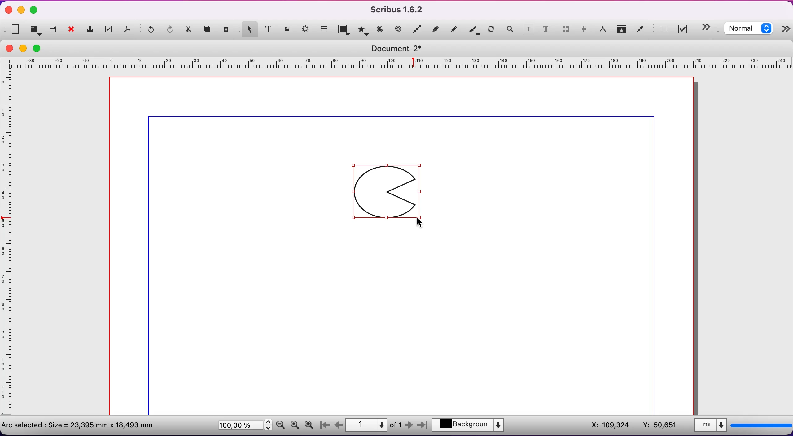 The width and height of the screenshot is (793, 436). What do you see at coordinates (585, 30) in the screenshot?
I see `unlink text frames` at bounding box center [585, 30].